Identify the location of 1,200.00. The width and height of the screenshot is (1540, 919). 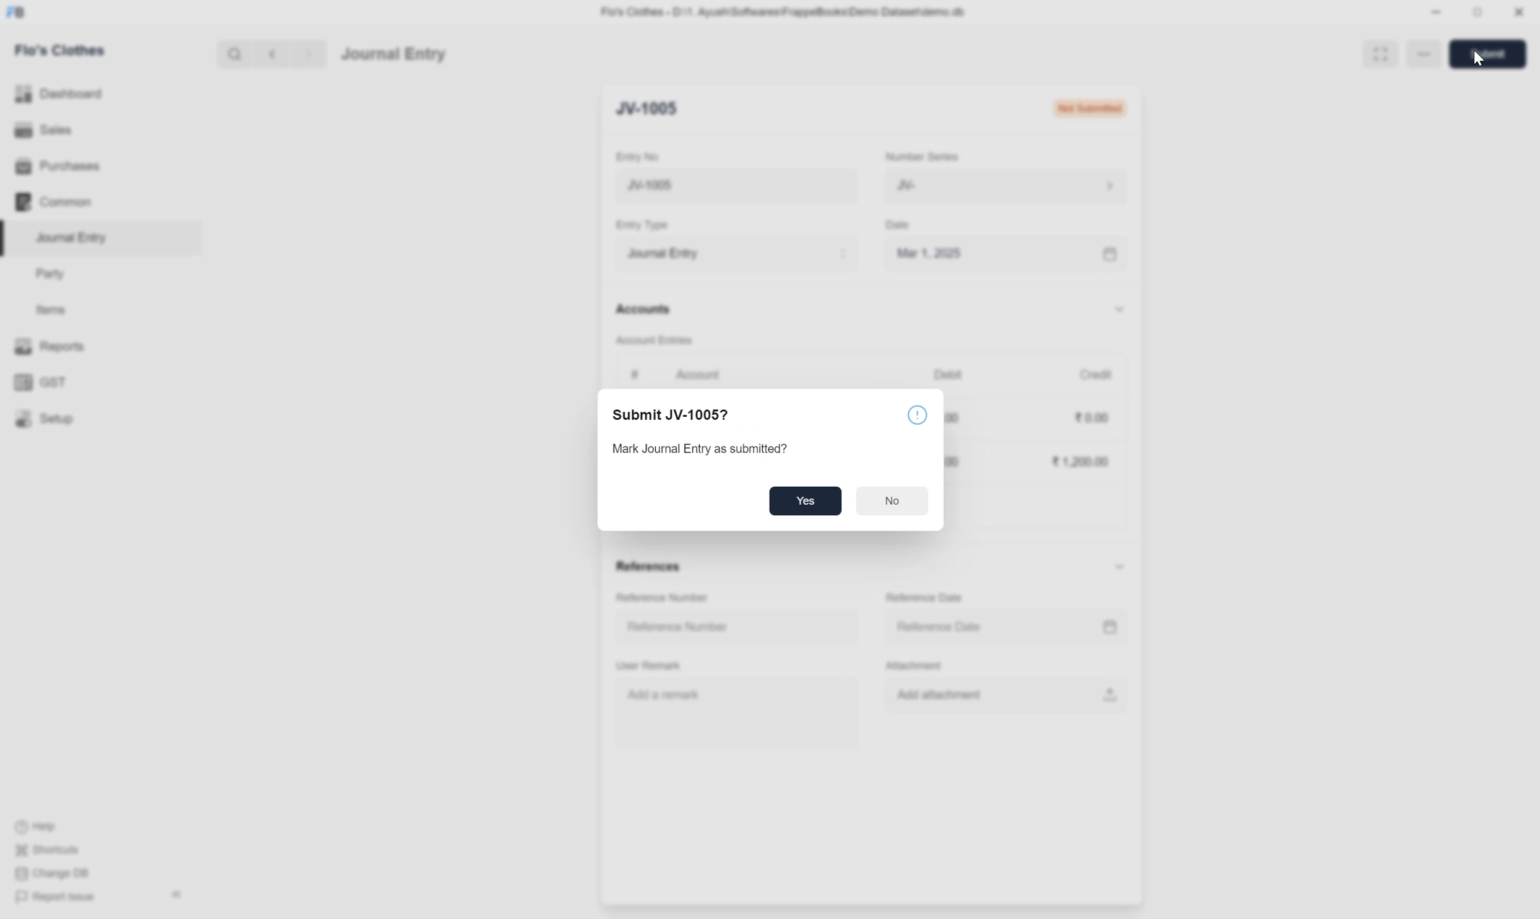
(1079, 461).